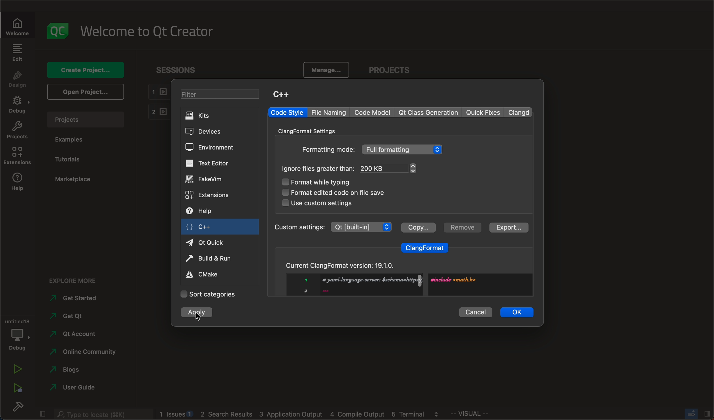  I want to click on fixes, so click(484, 113).